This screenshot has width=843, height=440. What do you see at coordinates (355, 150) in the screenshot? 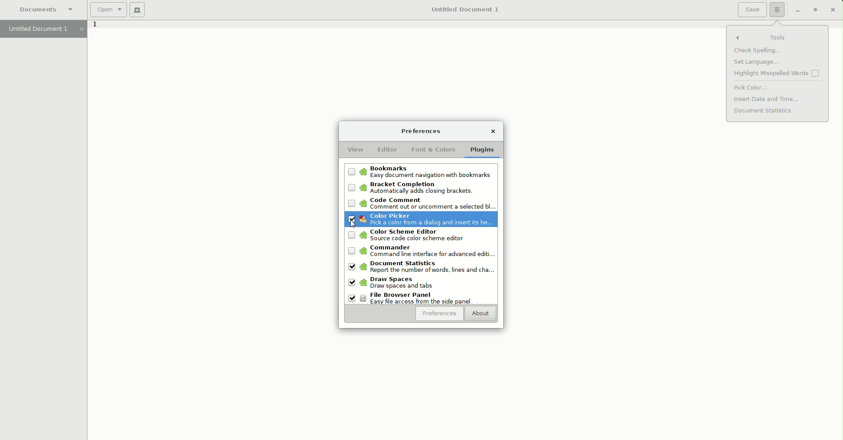
I see `View` at bounding box center [355, 150].